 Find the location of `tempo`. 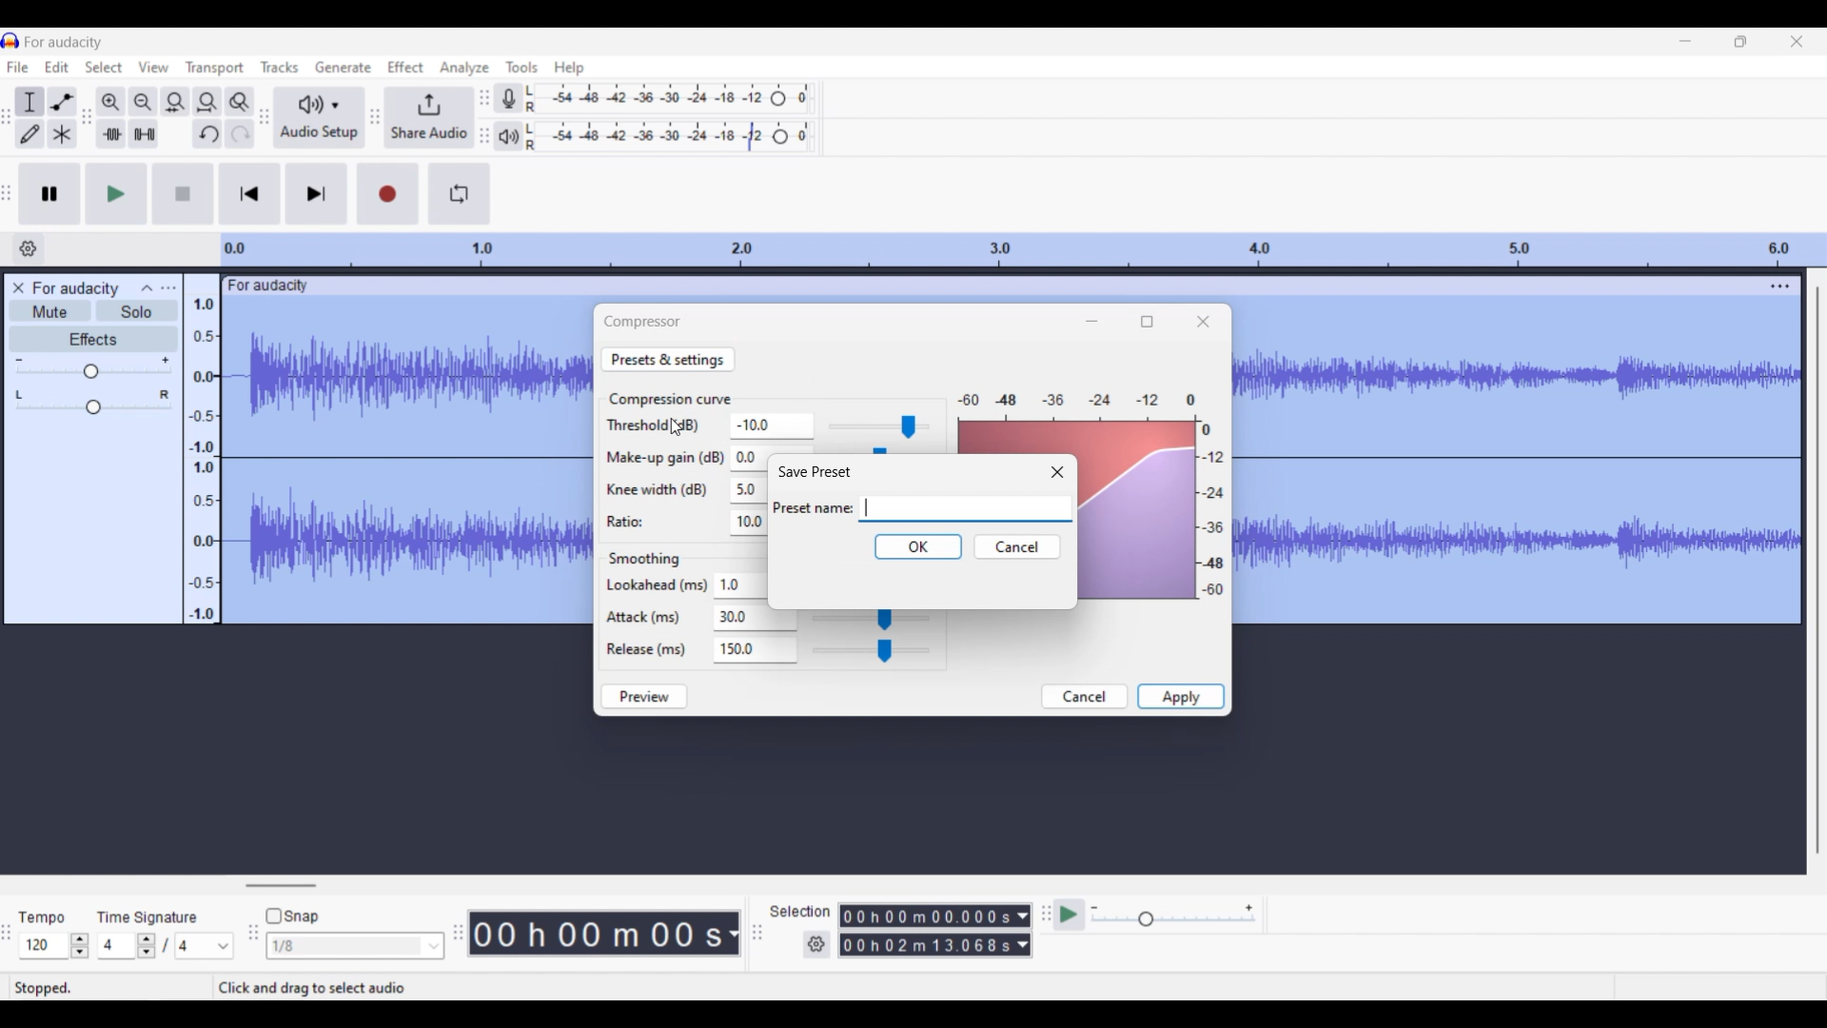

tempo is located at coordinates (42, 918).